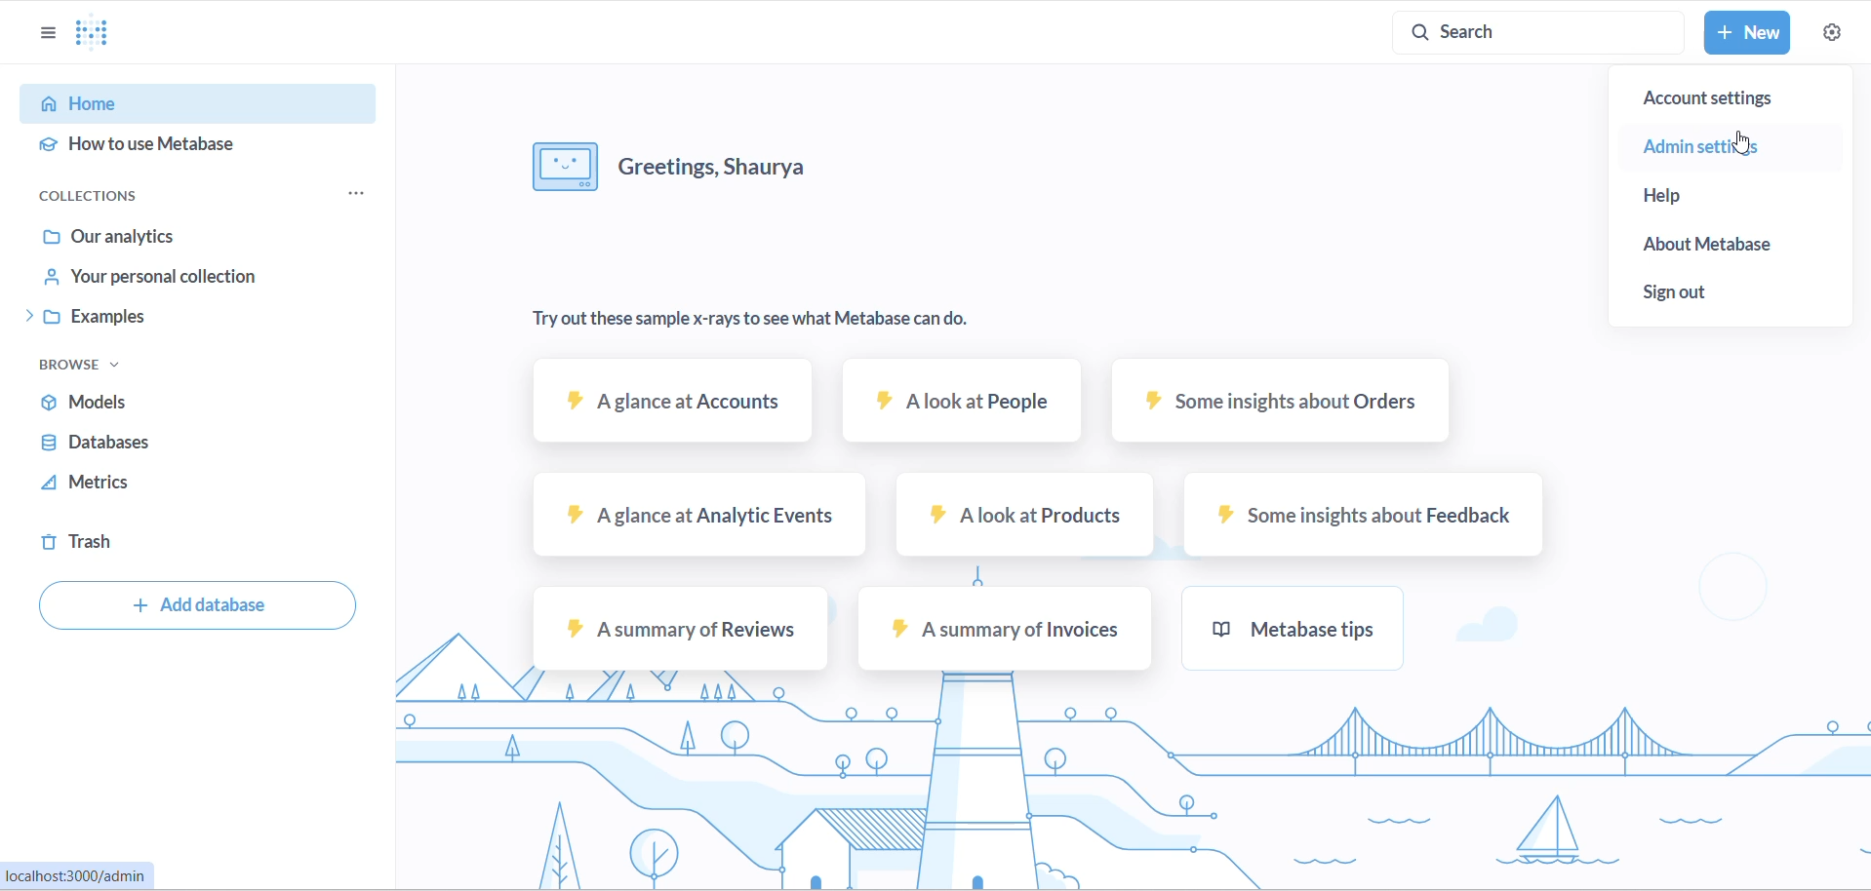 This screenshot has height=891, width=1871. I want to click on home, so click(176, 105).